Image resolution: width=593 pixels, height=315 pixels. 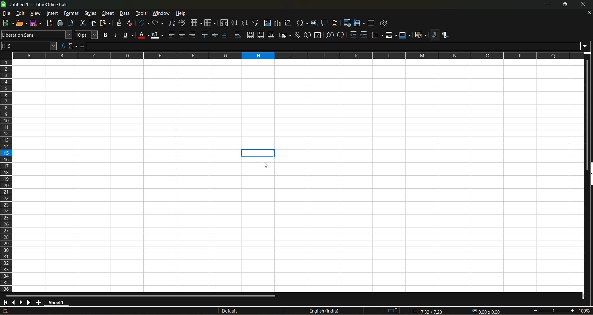 What do you see at coordinates (58, 302) in the screenshot?
I see `sheet 1` at bounding box center [58, 302].